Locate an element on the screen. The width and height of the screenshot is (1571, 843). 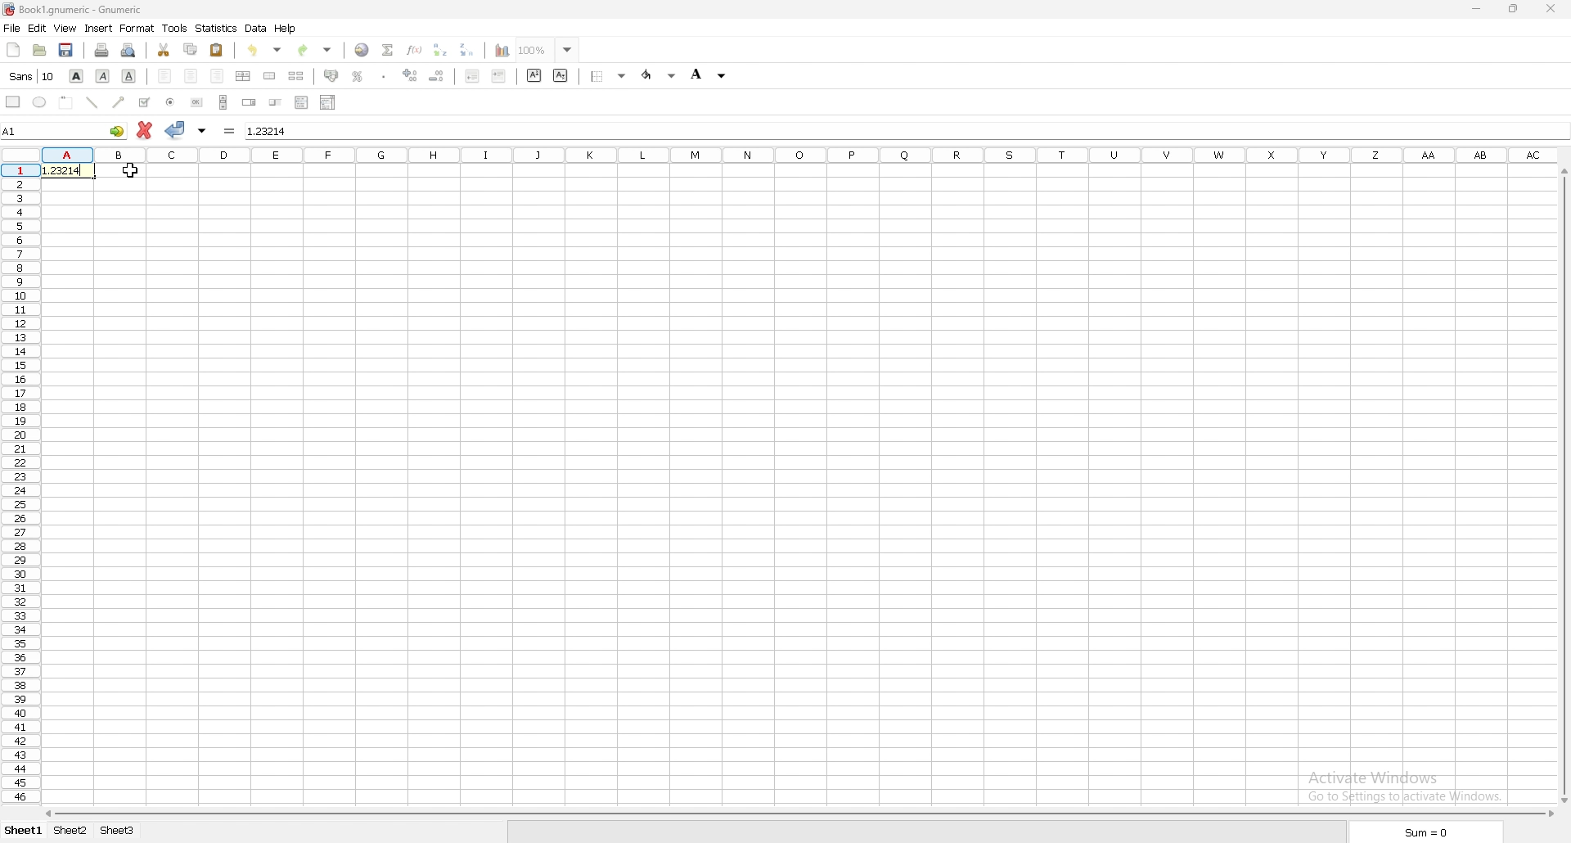
increase decimals is located at coordinates (411, 75).